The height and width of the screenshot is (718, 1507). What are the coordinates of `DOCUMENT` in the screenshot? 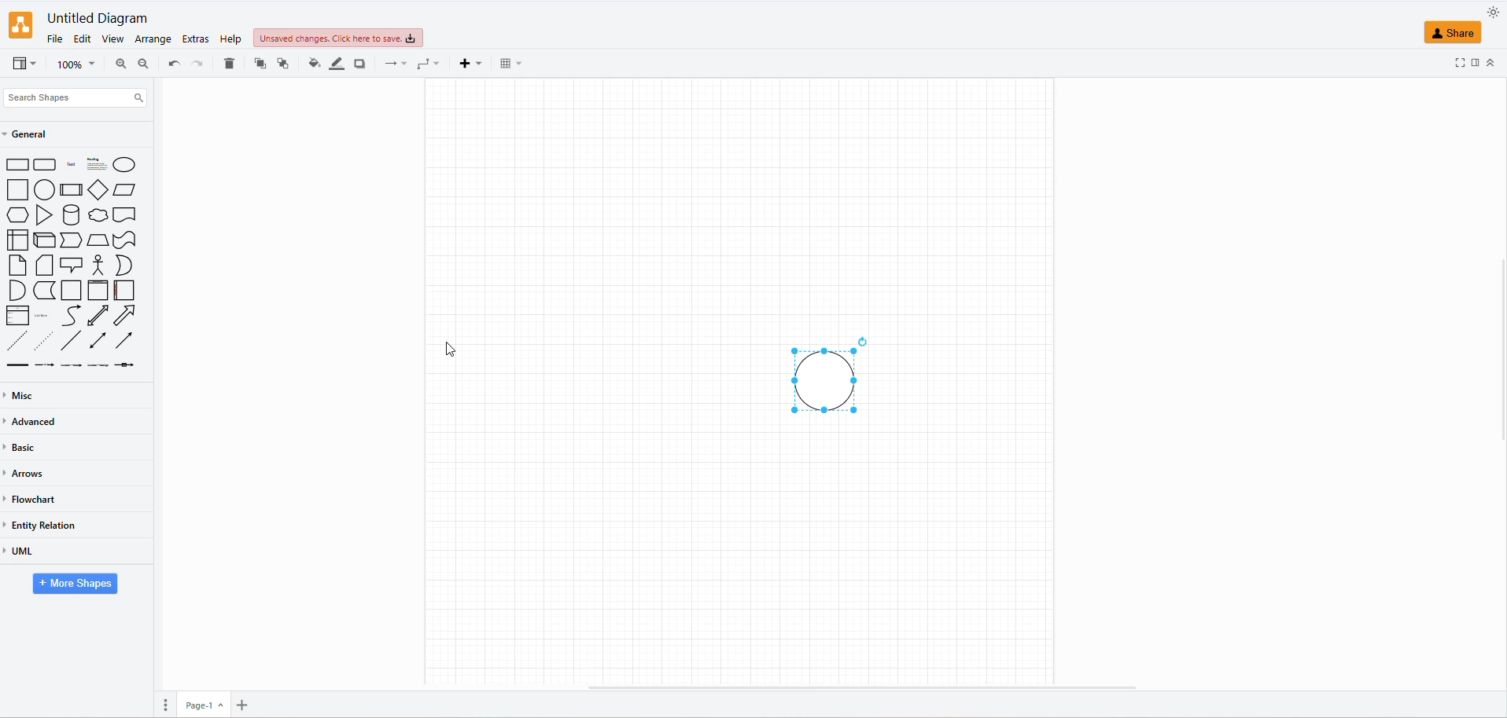 It's located at (124, 214).